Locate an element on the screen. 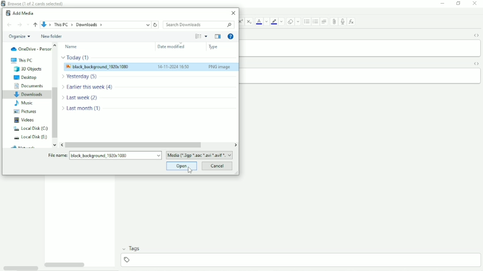 Image resolution: width=483 pixels, height=271 pixels. Show the previous pane is located at coordinates (218, 37).